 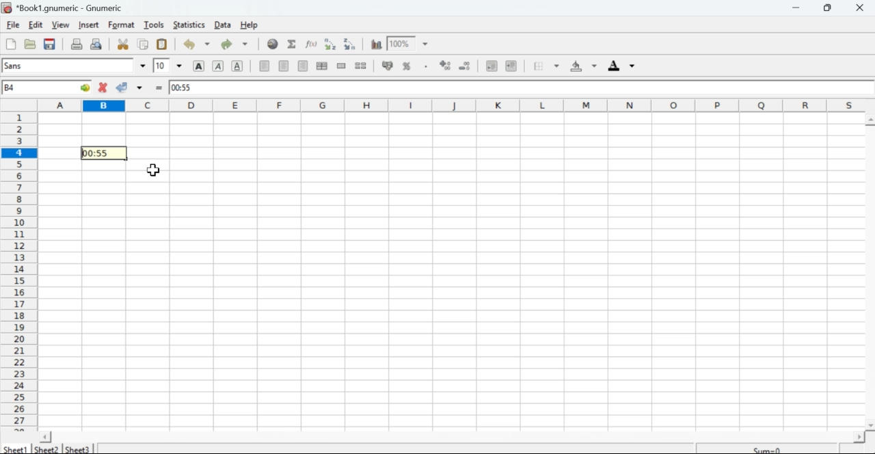 What do you see at coordinates (582, 66) in the screenshot?
I see `Cell color` at bounding box center [582, 66].